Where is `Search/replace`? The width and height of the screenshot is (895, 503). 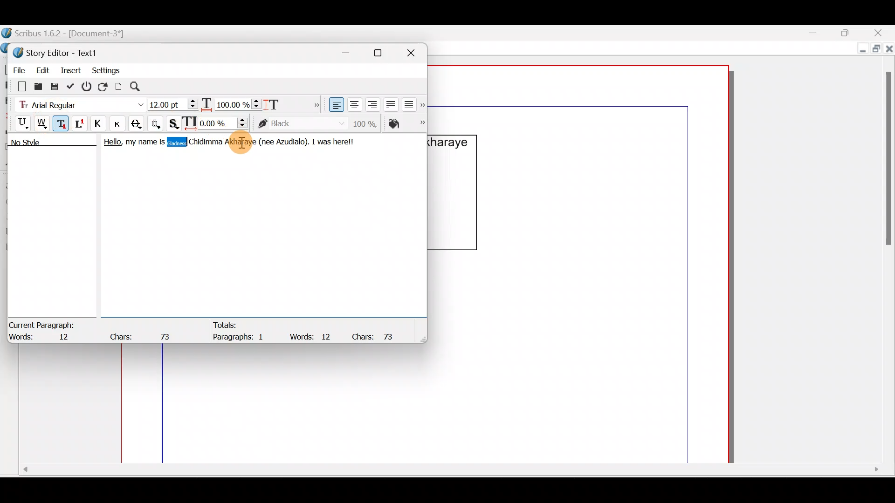 Search/replace is located at coordinates (140, 87).